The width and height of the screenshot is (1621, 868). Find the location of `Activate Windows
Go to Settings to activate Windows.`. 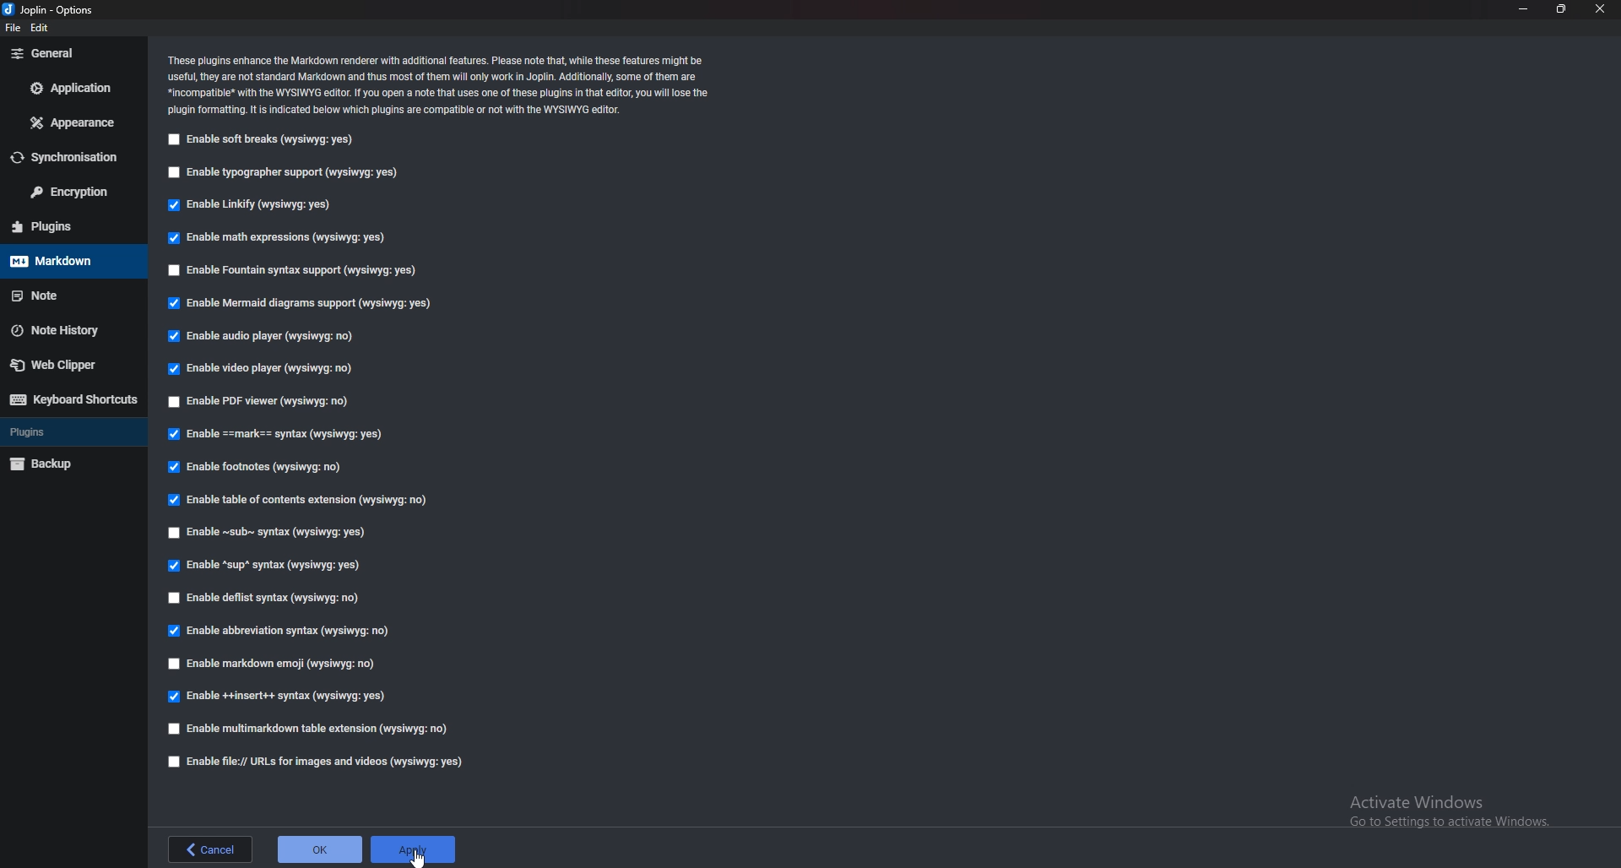

Activate Windows
Go to Settings to activate Windows. is located at coordinates (1449, 812).